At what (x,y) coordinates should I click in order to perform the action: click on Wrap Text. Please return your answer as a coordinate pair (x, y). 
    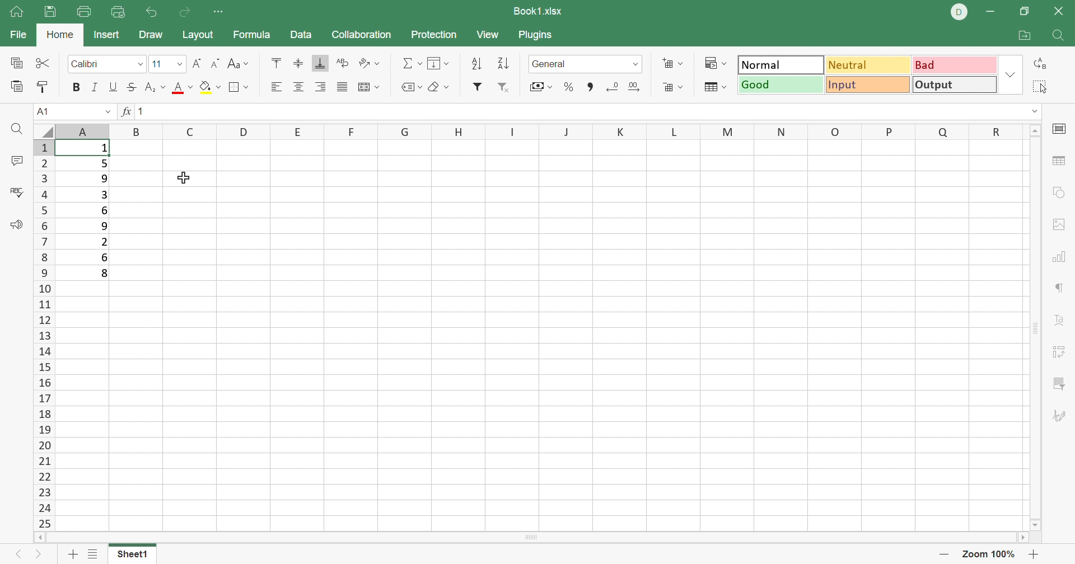
    Looking at the image, I should click on (344, 64).